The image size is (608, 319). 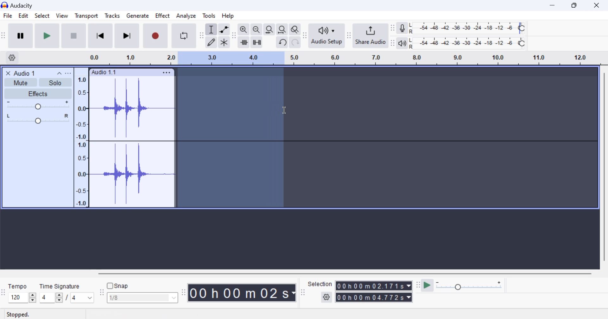 What do you see at coordinates (229, 16) in the screenshot?
I see `Help` at bounding box center [229, 16].